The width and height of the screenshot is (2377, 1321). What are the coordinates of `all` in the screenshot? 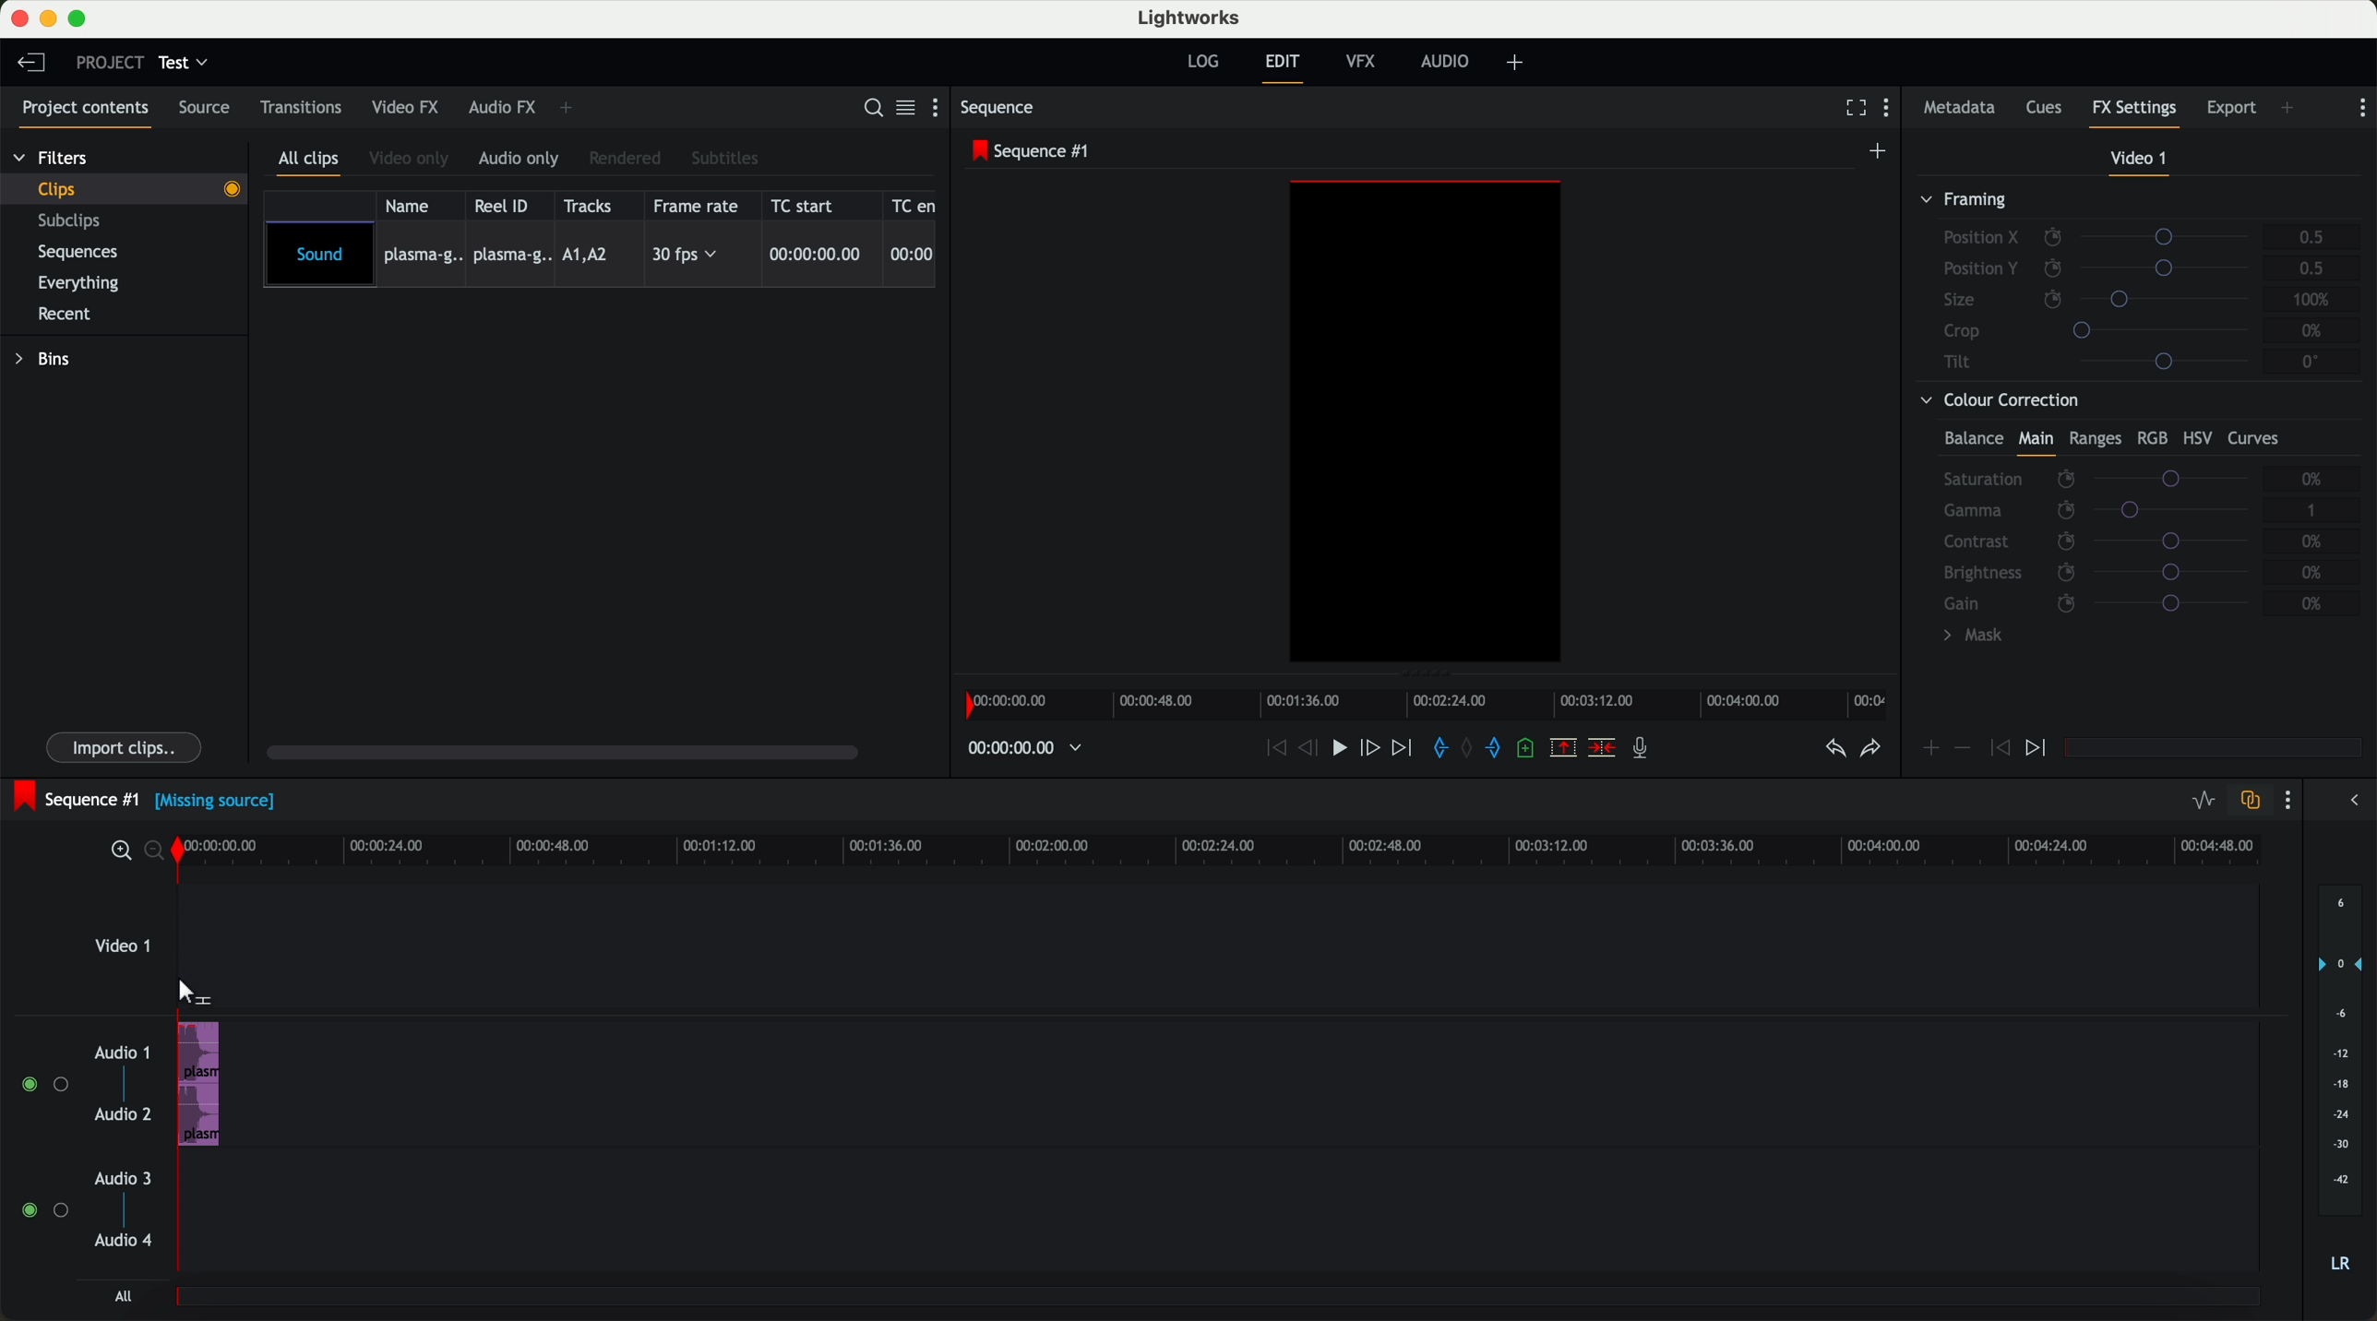 It's located at (120, 1298).